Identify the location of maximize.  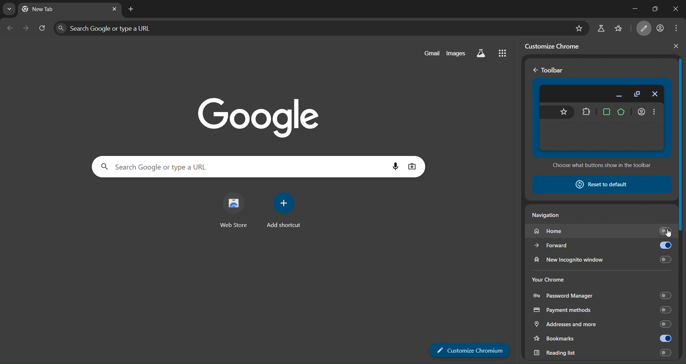
(653, 8).